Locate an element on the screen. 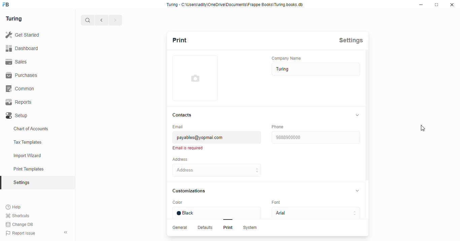 Image resolution: width=460 pixels, height=241 pixels. Print Templates is located at coordinates (36, 169).